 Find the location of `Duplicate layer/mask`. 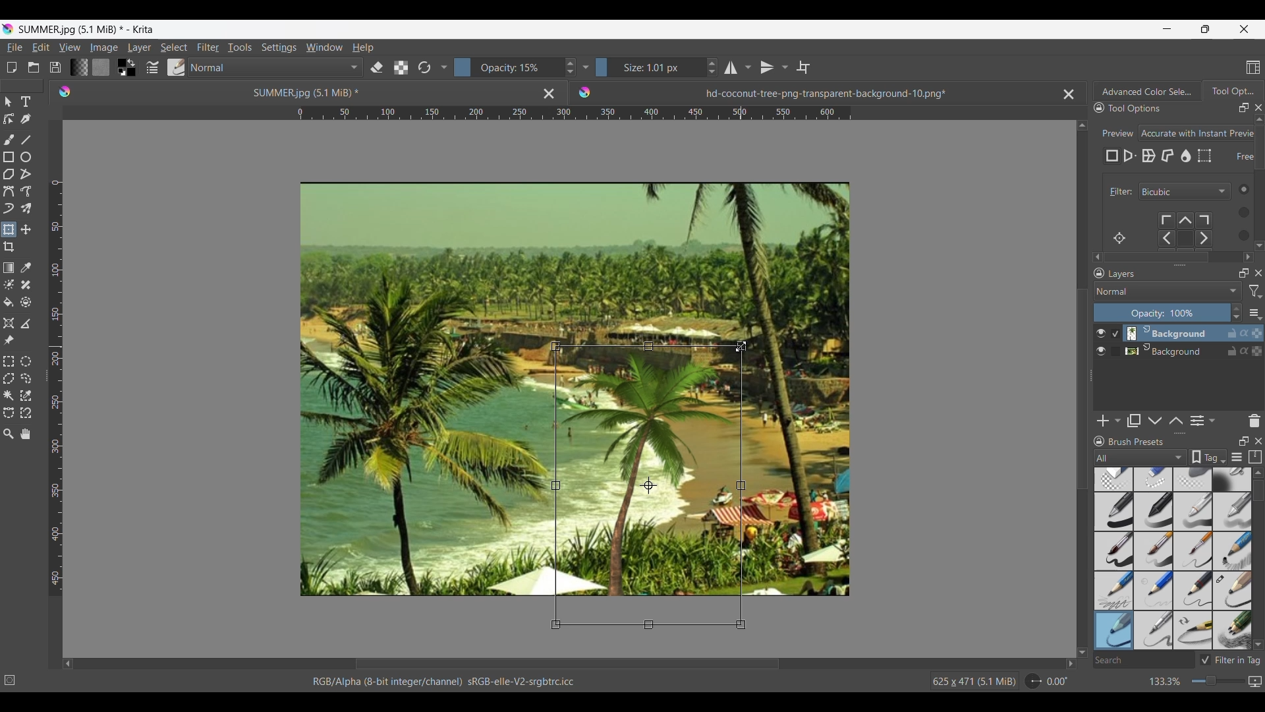

Duplicate layer/mask is located at coordinates (1134, 421).